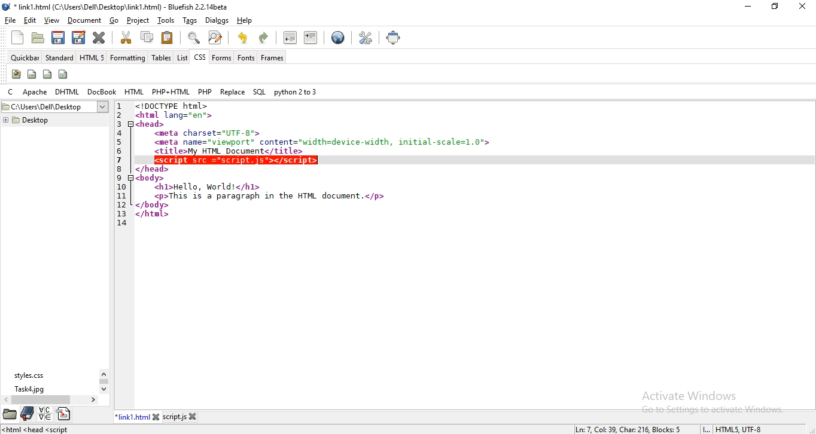 Image resolution: width=816 pixels, height=434 pixels. What do you see at coordinates (36, 38) in the screenshot?
I see `open file` at bounding box center [36, 38].